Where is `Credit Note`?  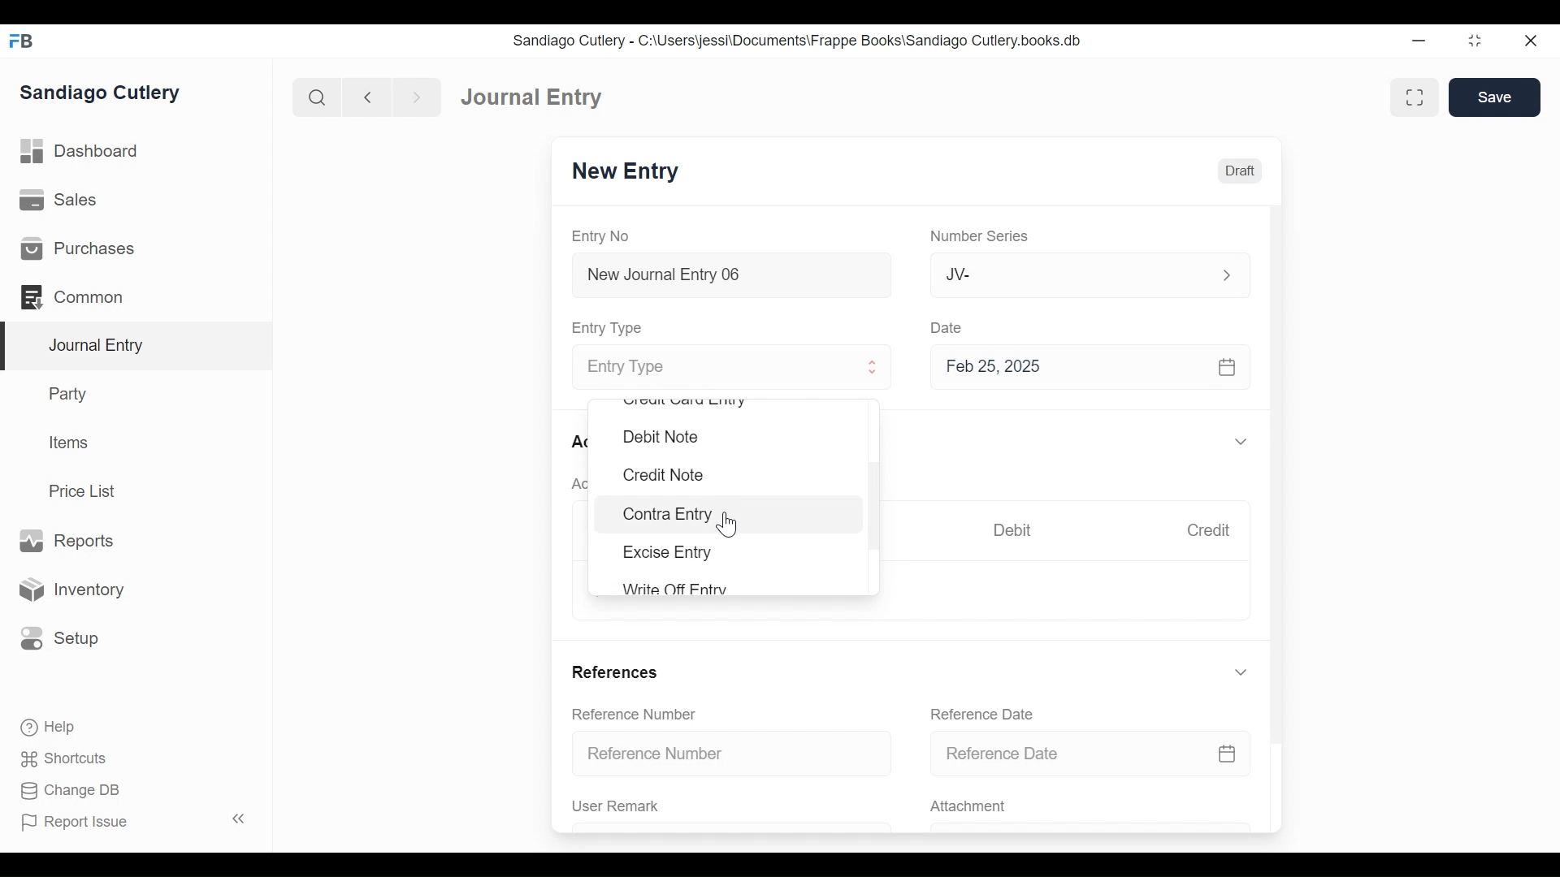
Credit Note is located at coordinates (661, 475).